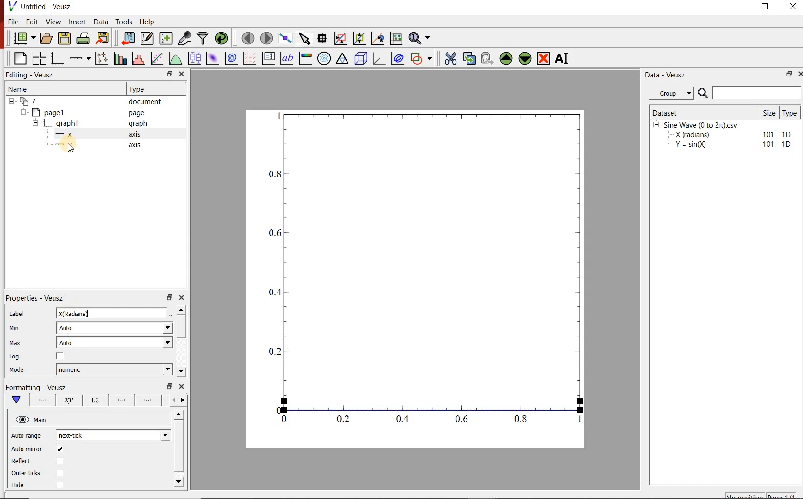 The image size is (803, 499). Describe the element at coordinates (104, 38) in the screenshot. I see `export to graphics` at that location.